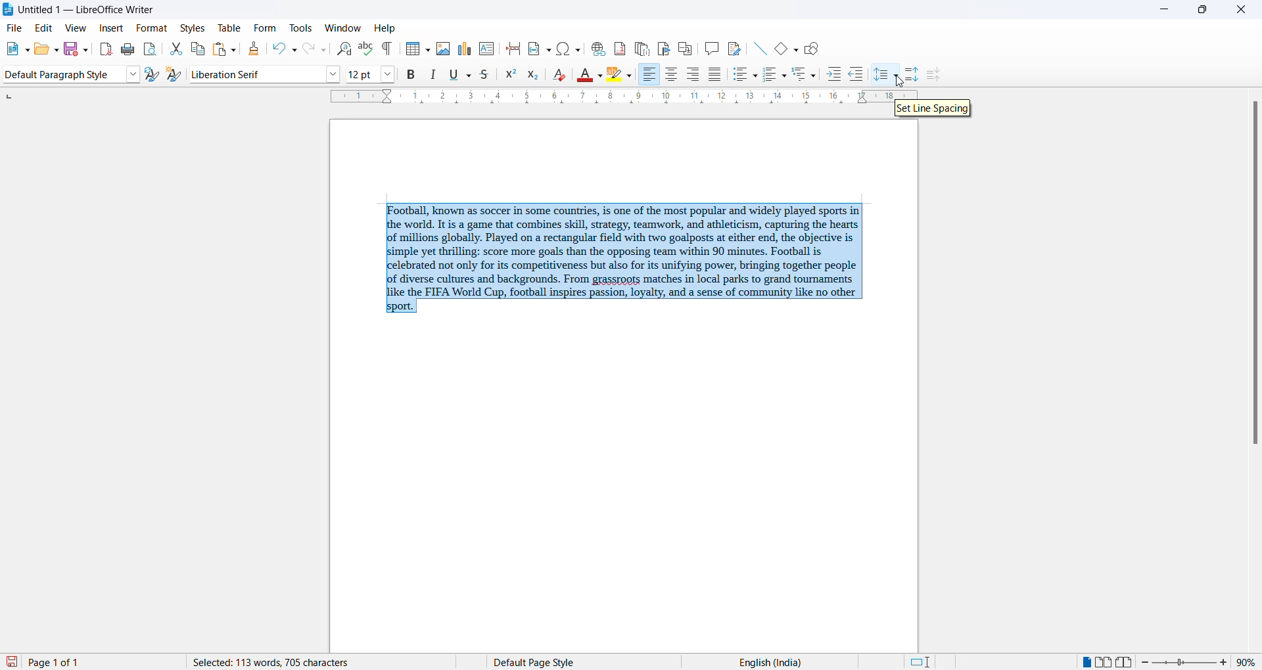 The width and height of the screenshot is (1262, 670). What do you see at coordinates (1158, 10) in the screenshot?
I see `minimize` at bounding box center [1158, 10].